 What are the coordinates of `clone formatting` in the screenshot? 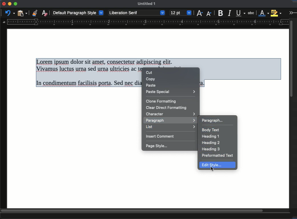 It's located at (35, 13).